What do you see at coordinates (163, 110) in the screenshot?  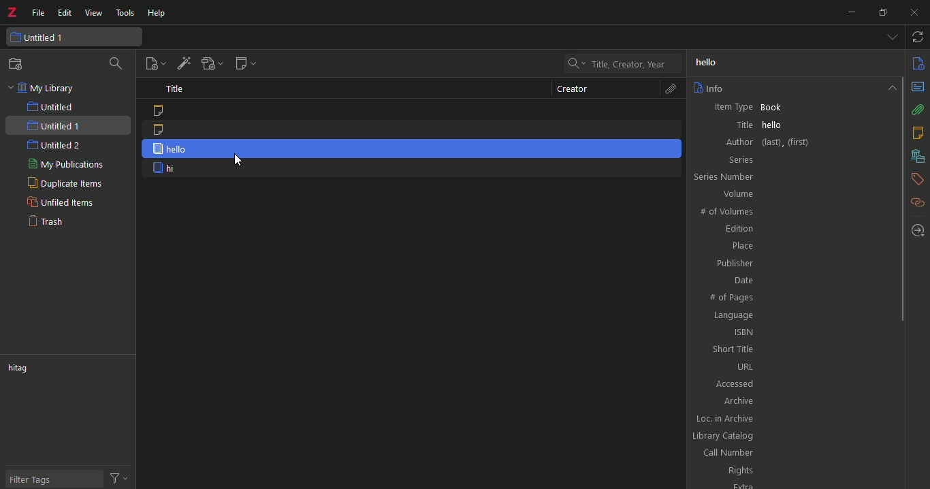 I see `note` at bounding box center [163, 110].